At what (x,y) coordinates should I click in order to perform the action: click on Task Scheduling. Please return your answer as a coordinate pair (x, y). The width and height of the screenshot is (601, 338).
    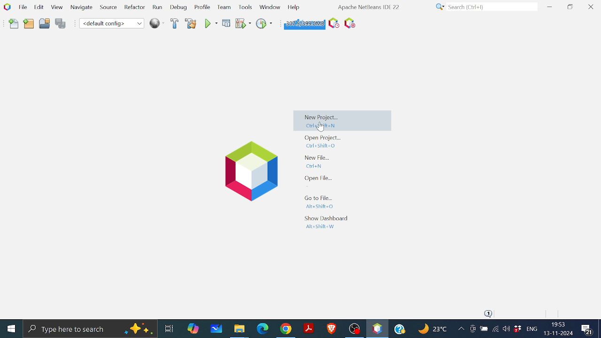
    Looking at the image, I should click on (332, 23).